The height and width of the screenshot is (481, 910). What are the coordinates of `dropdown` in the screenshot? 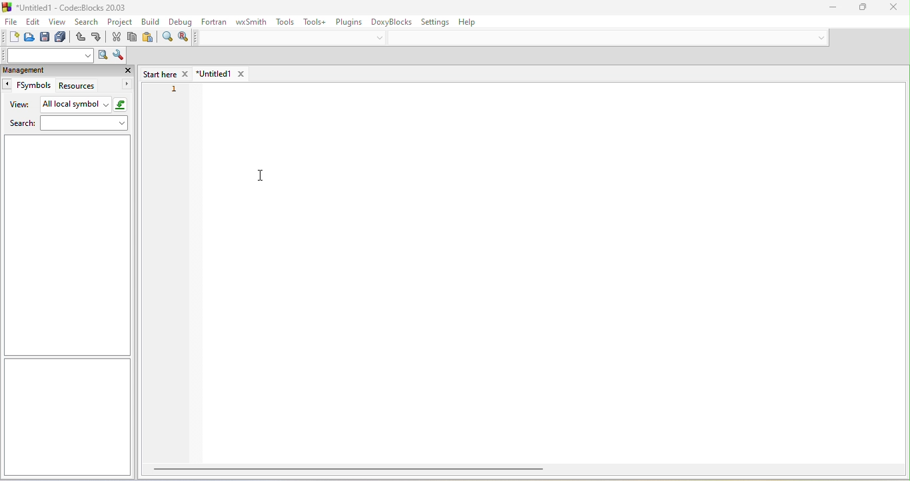 It's located at (821, 39).